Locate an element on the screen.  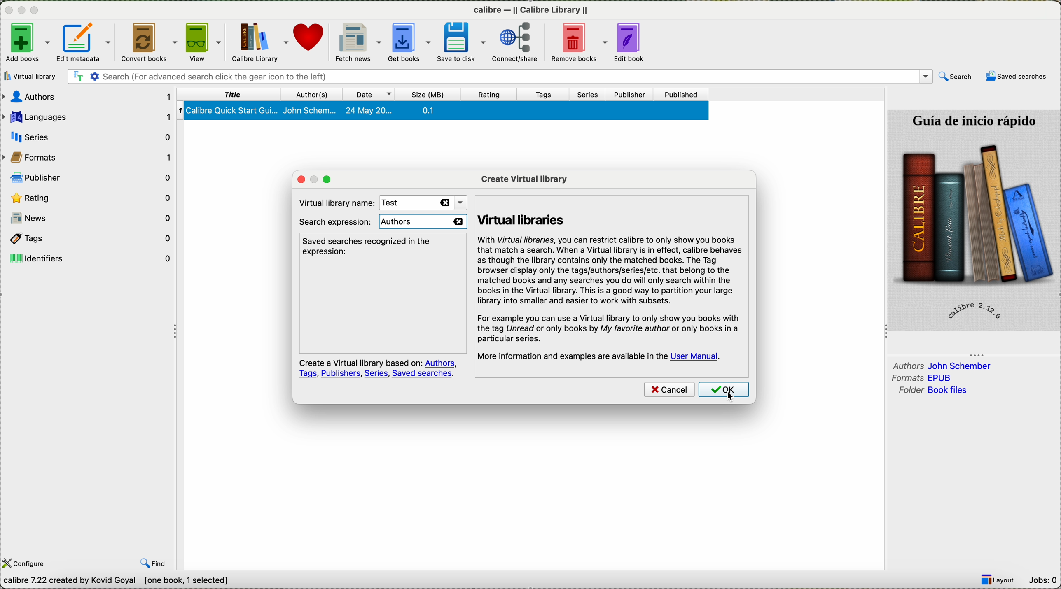
cursor is located at coordinates (728, 393).